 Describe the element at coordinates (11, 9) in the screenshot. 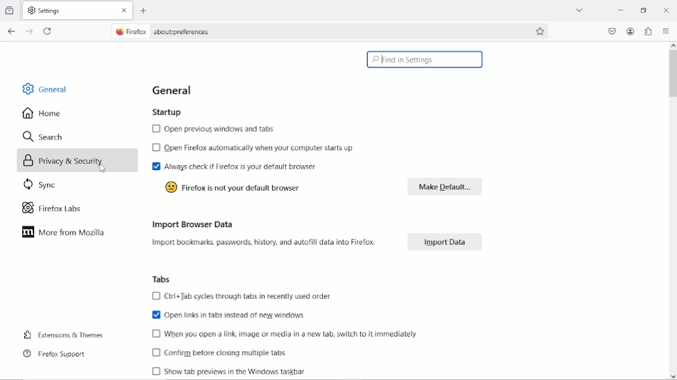

I see `view recent browsing` at that location.